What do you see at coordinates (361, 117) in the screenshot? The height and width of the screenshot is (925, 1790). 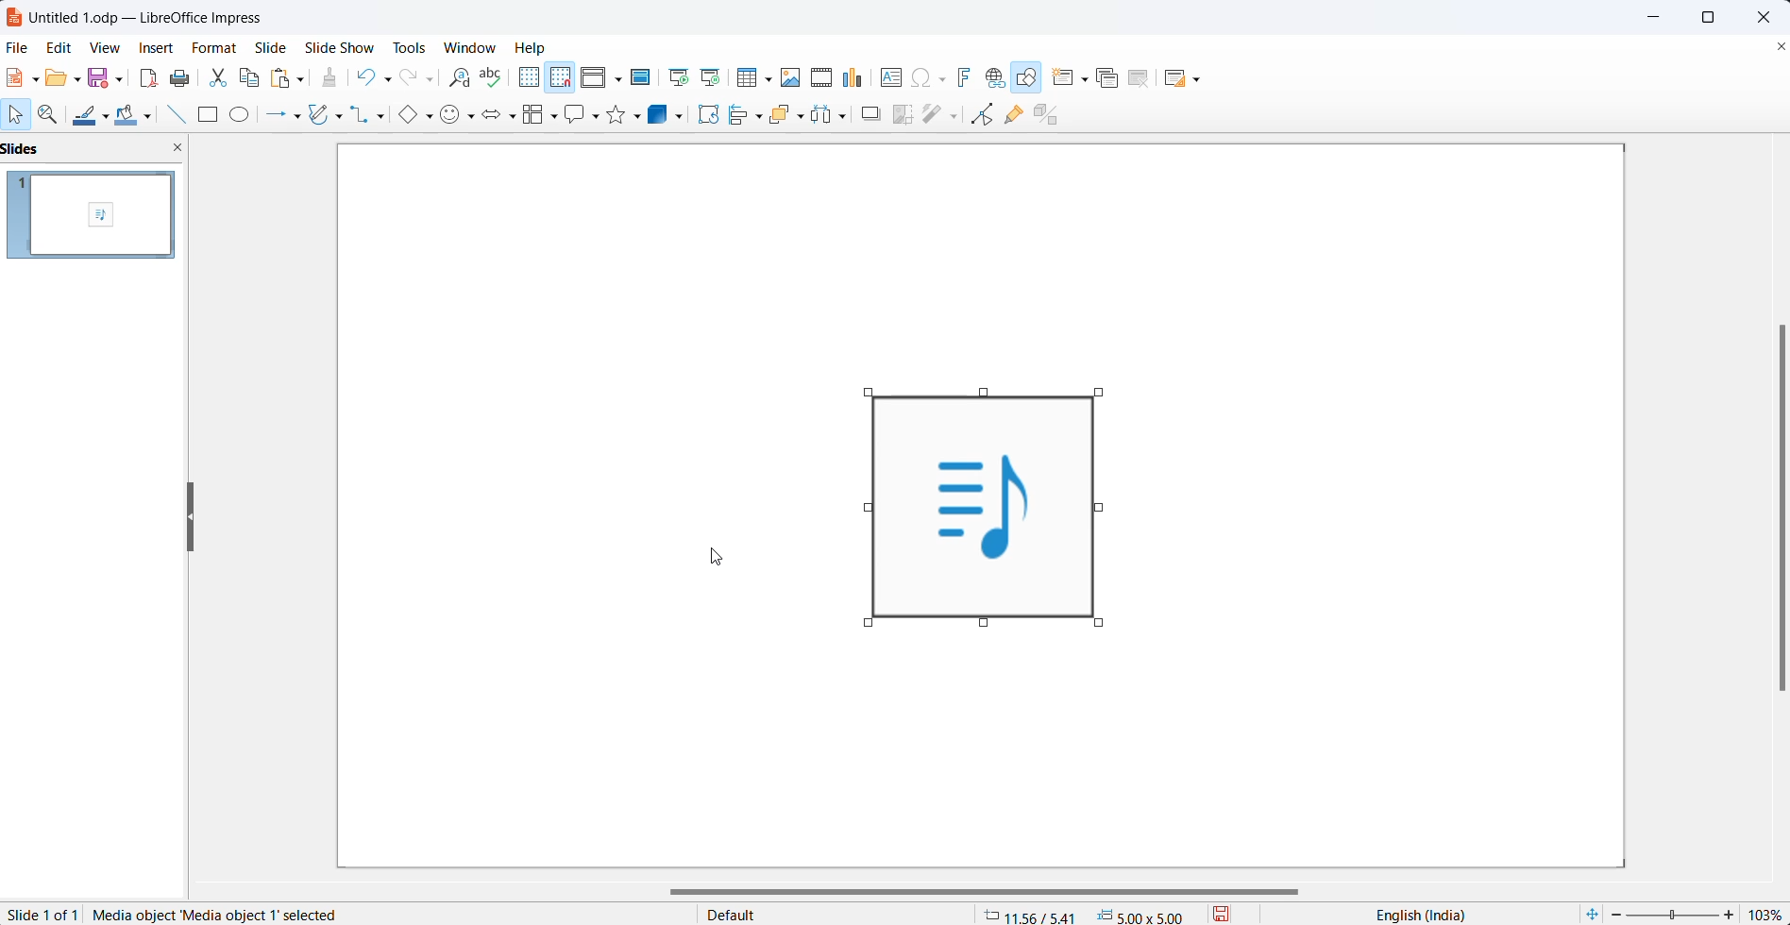 I see `connectors` at bounding box center [361, 117].